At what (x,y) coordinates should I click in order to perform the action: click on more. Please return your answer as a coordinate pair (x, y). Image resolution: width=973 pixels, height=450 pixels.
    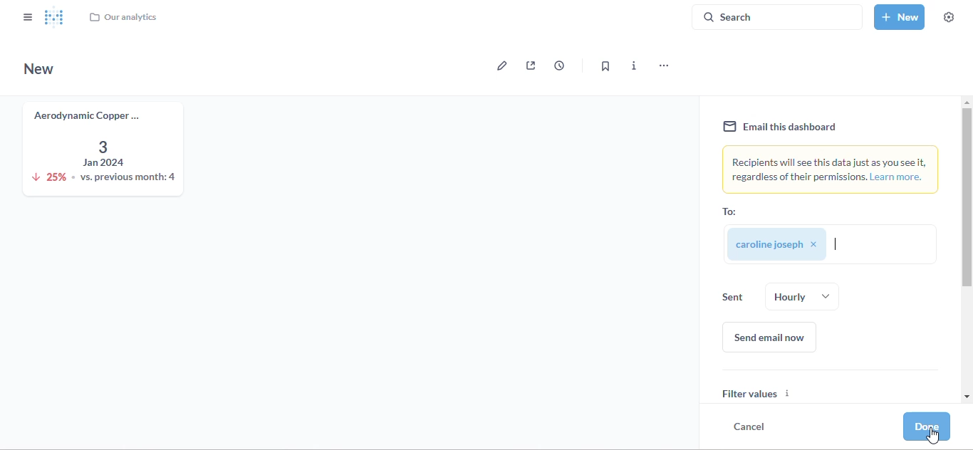
    Looking at the image, I should click on (662, 66).